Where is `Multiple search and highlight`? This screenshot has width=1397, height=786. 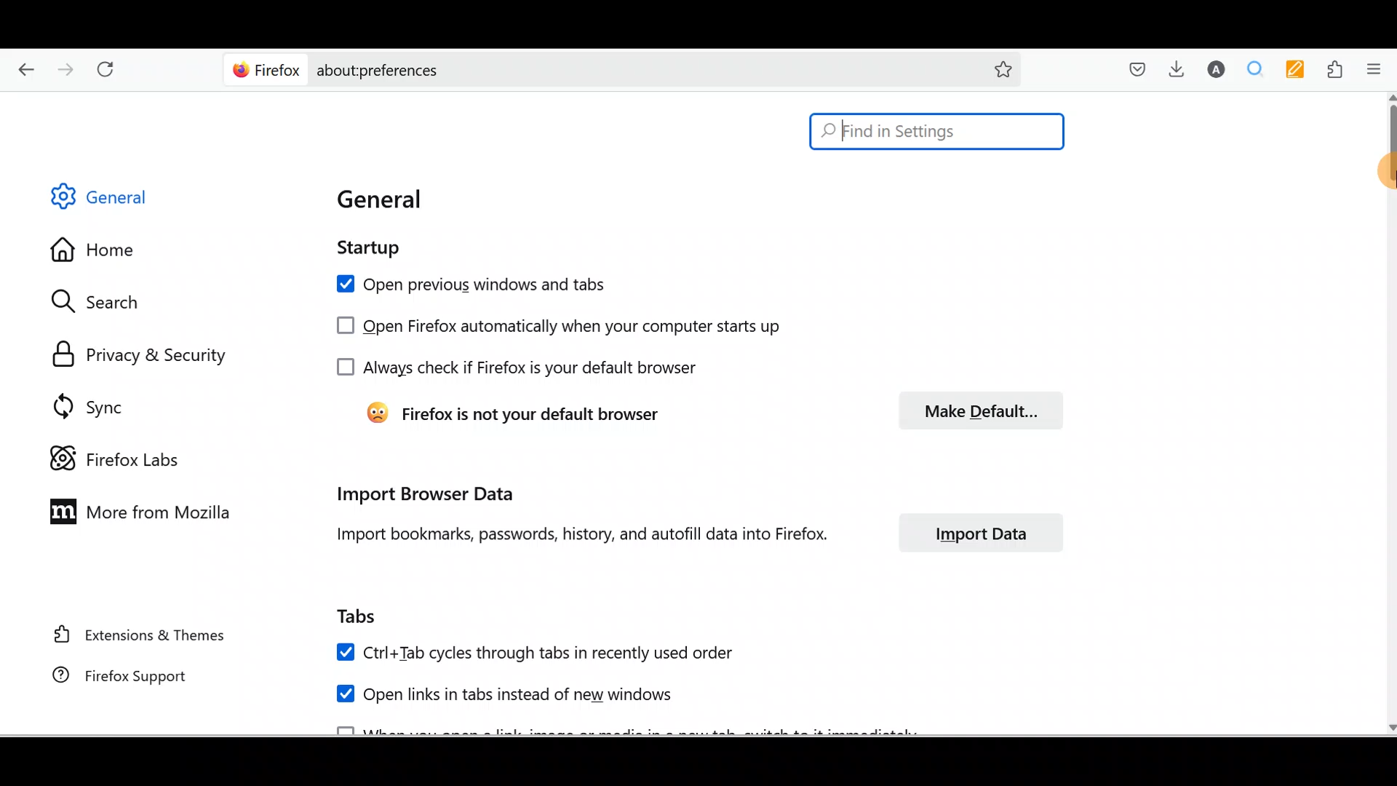 Multiple search and highlight is located at coordinates (1259, 69).